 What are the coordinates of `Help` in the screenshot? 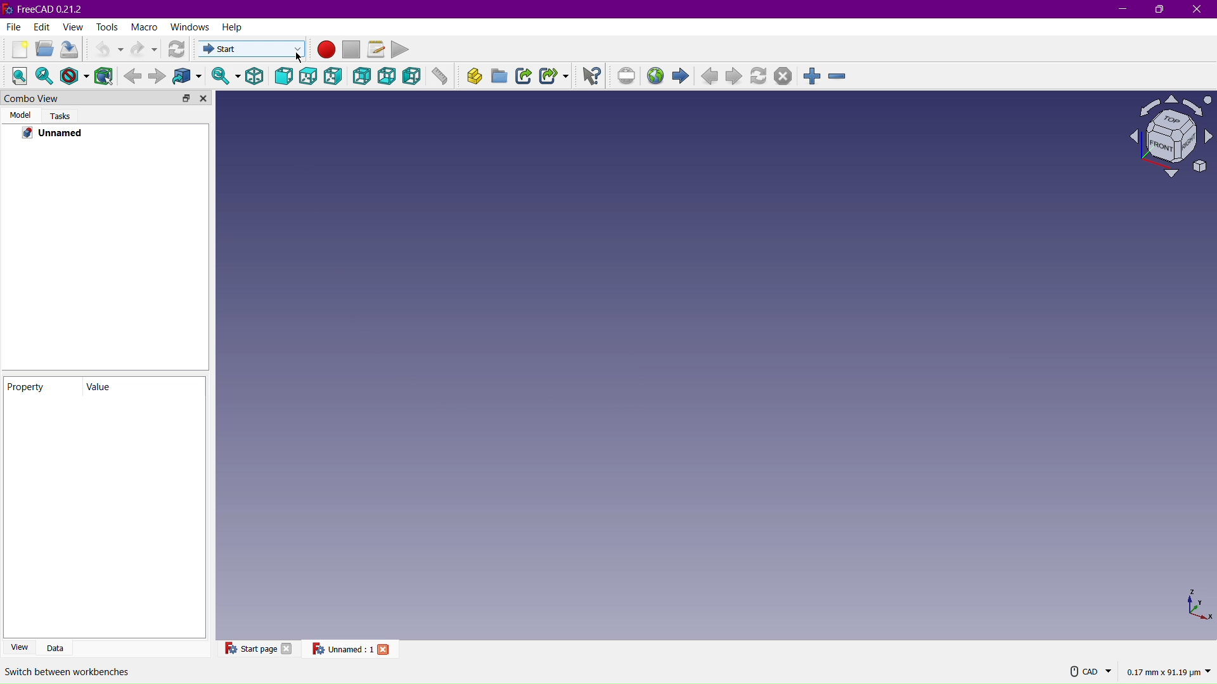 It's located at (233, 29).